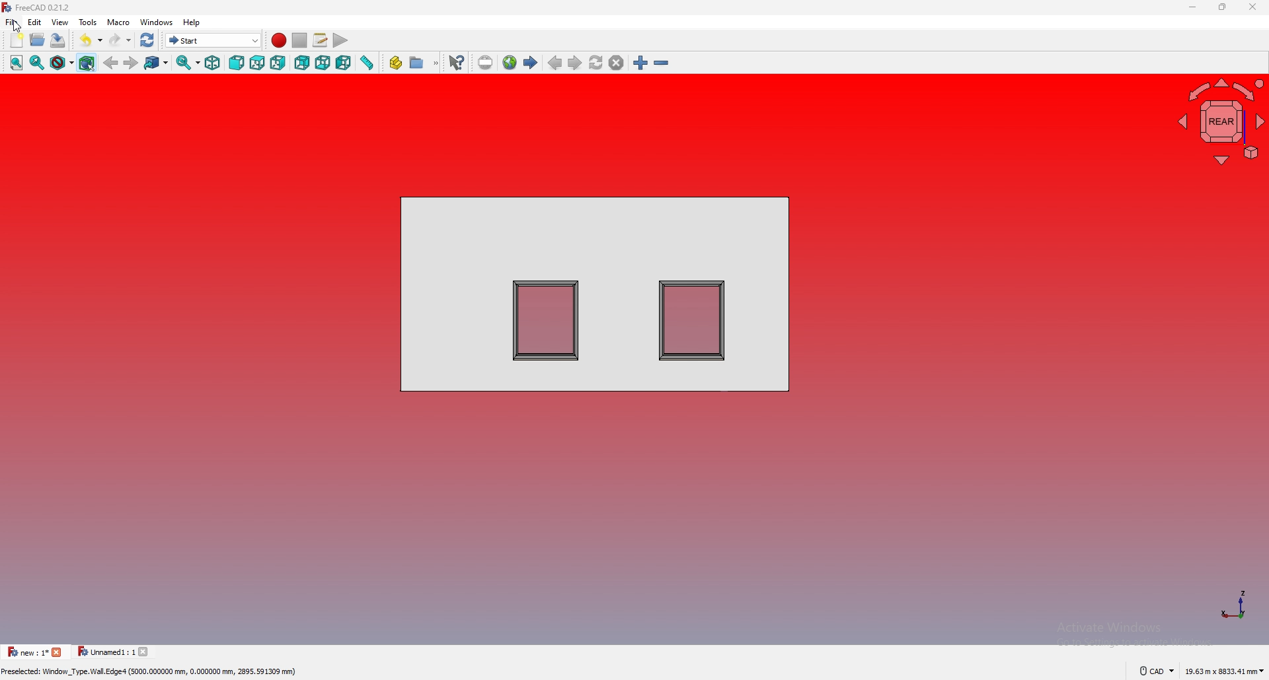 Image resolution: width=1269 pixels, height=680 pixels. Describe the element at coordinates (191, 22) in the screenshot. I see `help` at that location.